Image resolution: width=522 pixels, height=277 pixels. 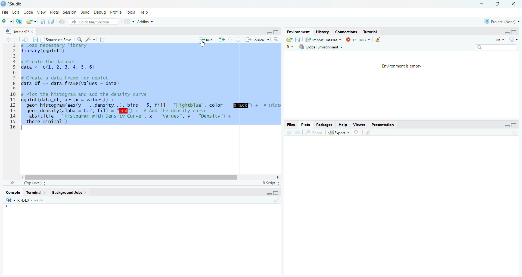 What do you see at coordinates (51, 21) in the screenshot?
I see `save all open documents` at bounding box center [51, 21].